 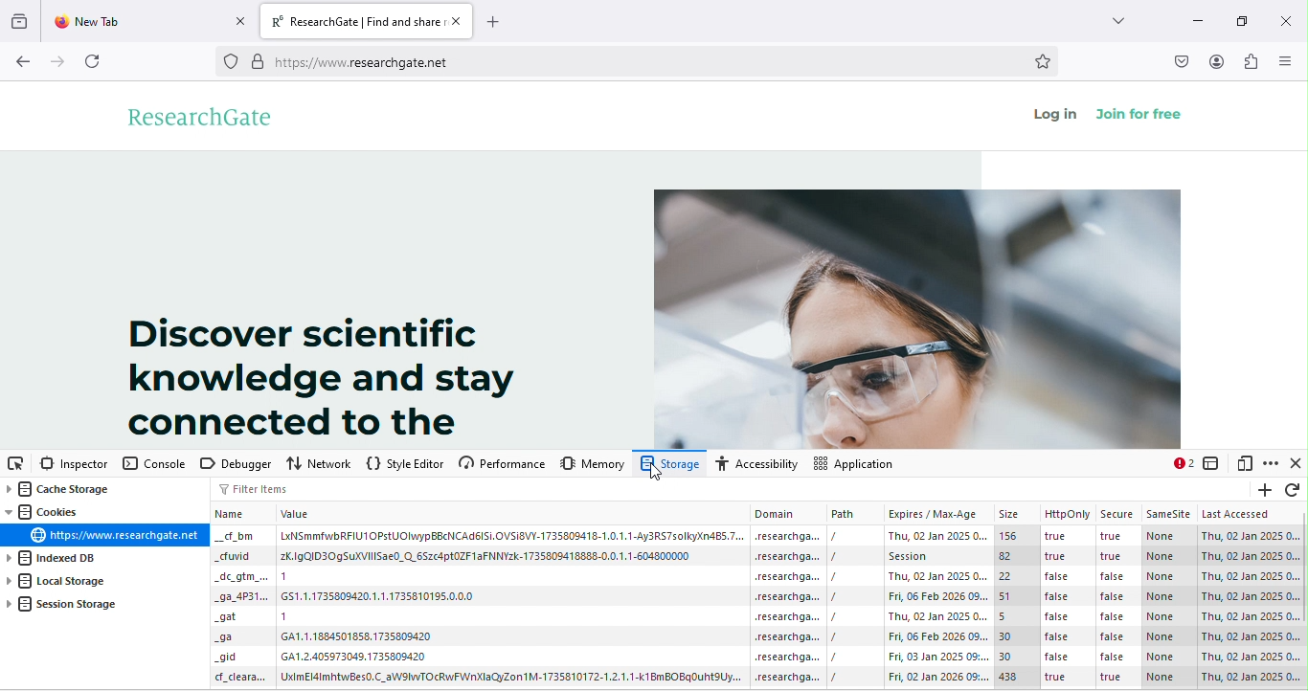 What do you see at coordinates (492, 23) in the screenshot?
I see `add` at bounding box center [492, 23].